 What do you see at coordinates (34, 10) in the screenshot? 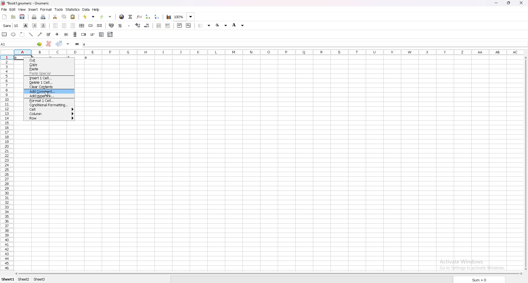
I see `insert` at bounding box center [34, 10].